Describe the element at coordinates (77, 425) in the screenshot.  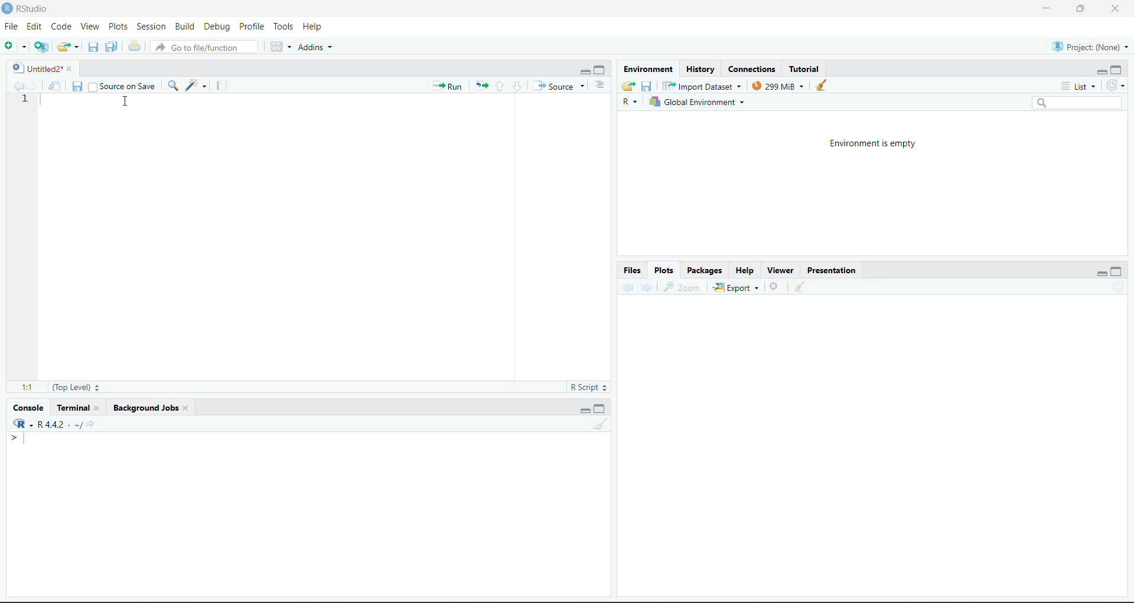
I see `.~/` at that location.